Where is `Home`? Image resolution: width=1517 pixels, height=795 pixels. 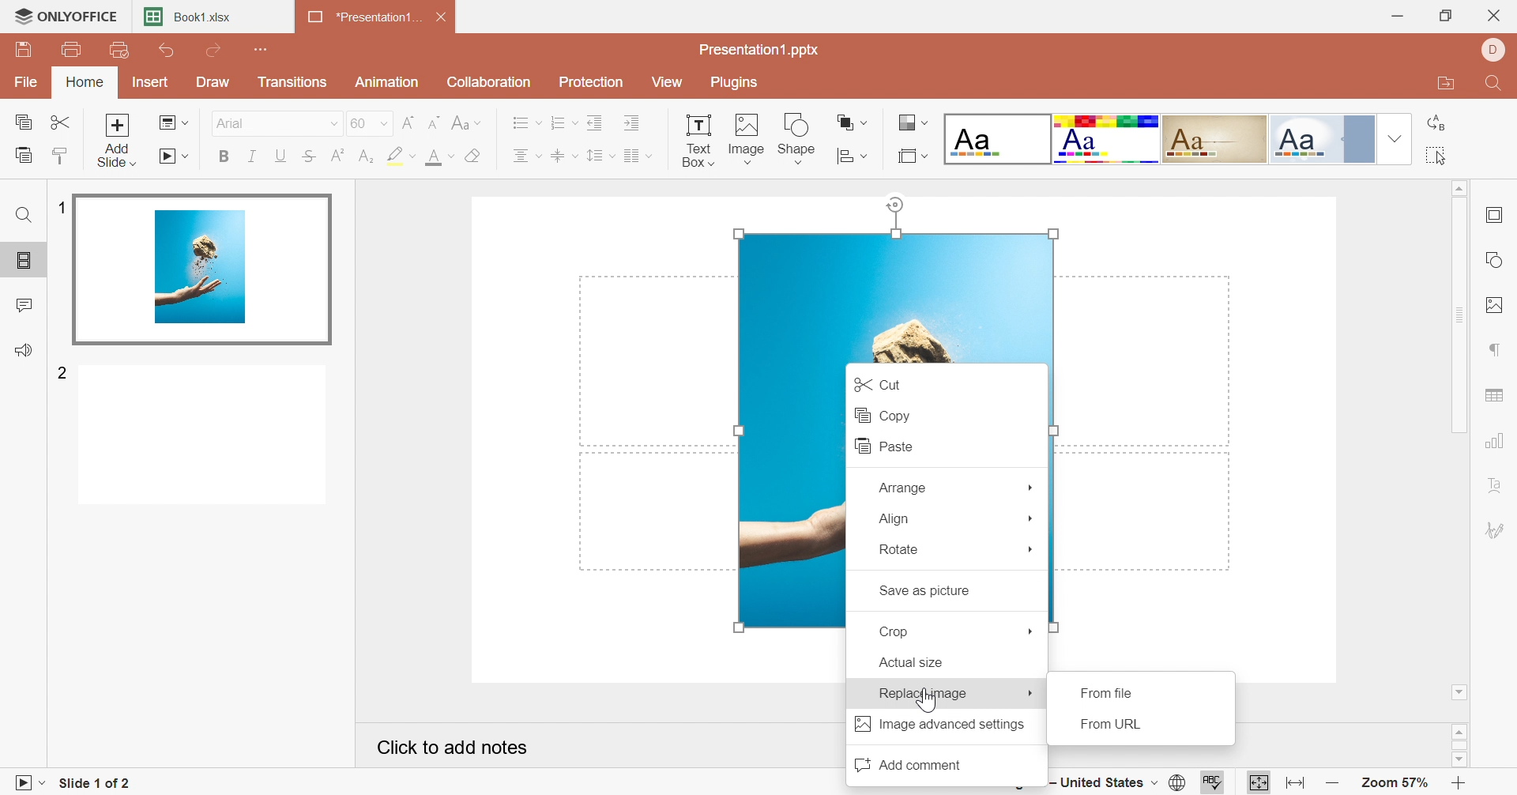
Home is located at coordinates (86, 83).